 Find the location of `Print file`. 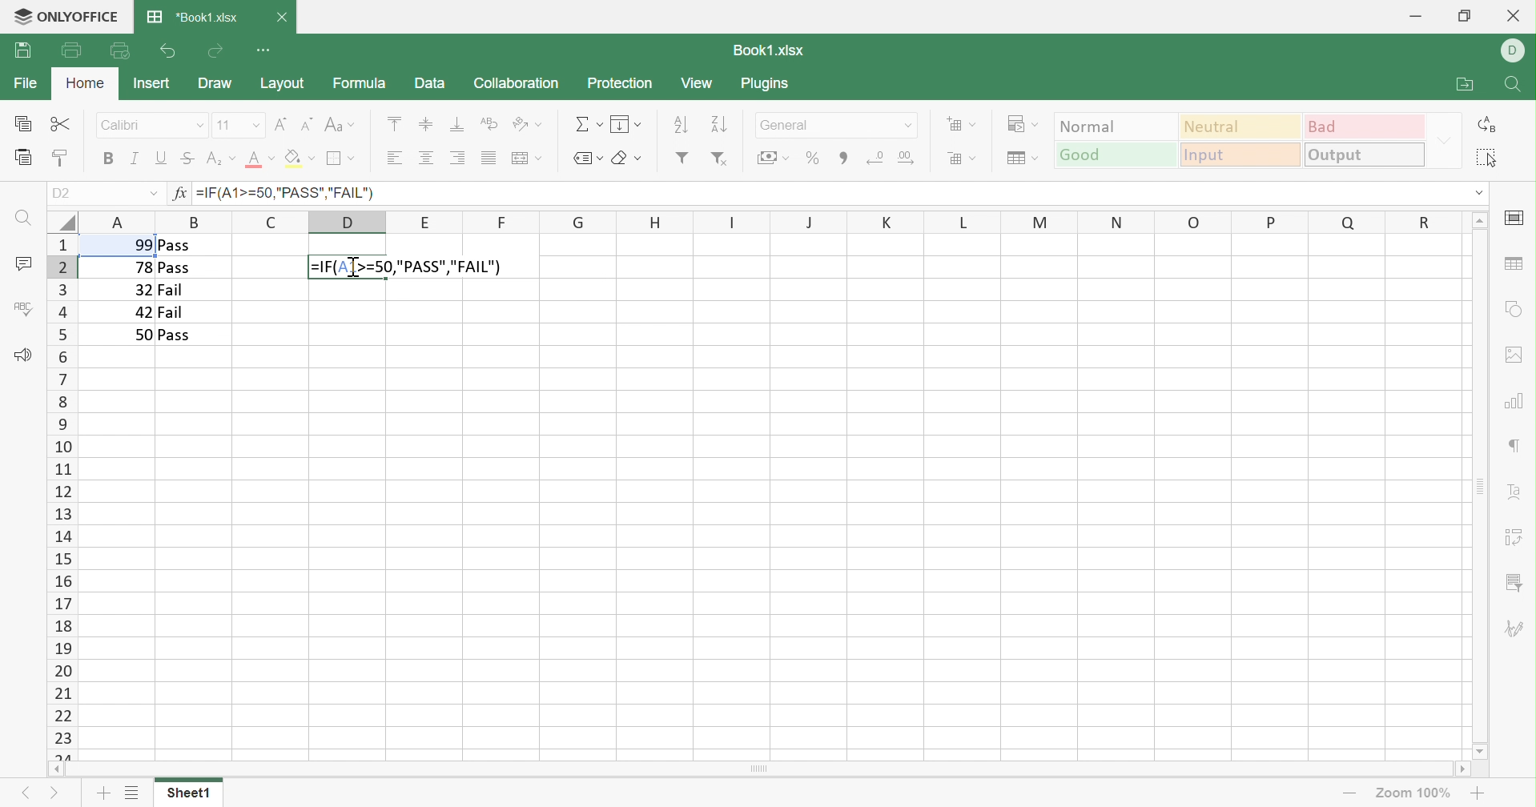

Print file is located at coordinates (71, 50).